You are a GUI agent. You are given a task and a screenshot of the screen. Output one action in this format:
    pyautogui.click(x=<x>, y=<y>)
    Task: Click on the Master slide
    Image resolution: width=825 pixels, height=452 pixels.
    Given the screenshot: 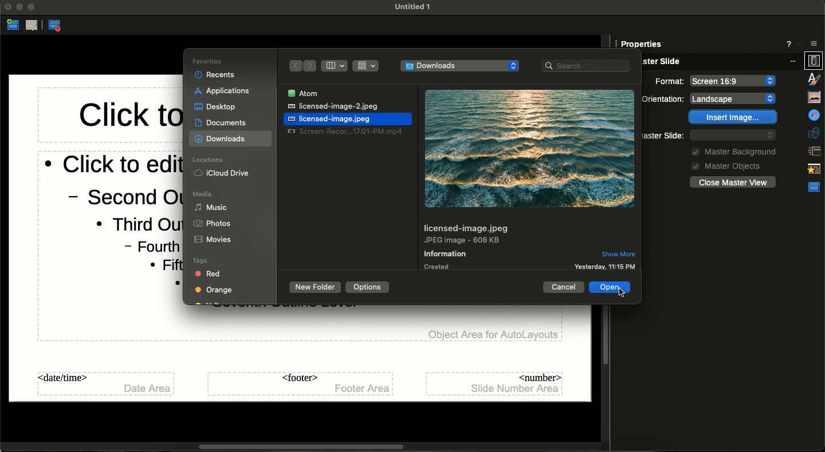 What is the action you would take?
    pyautogui.click(x=719, y=62)
    